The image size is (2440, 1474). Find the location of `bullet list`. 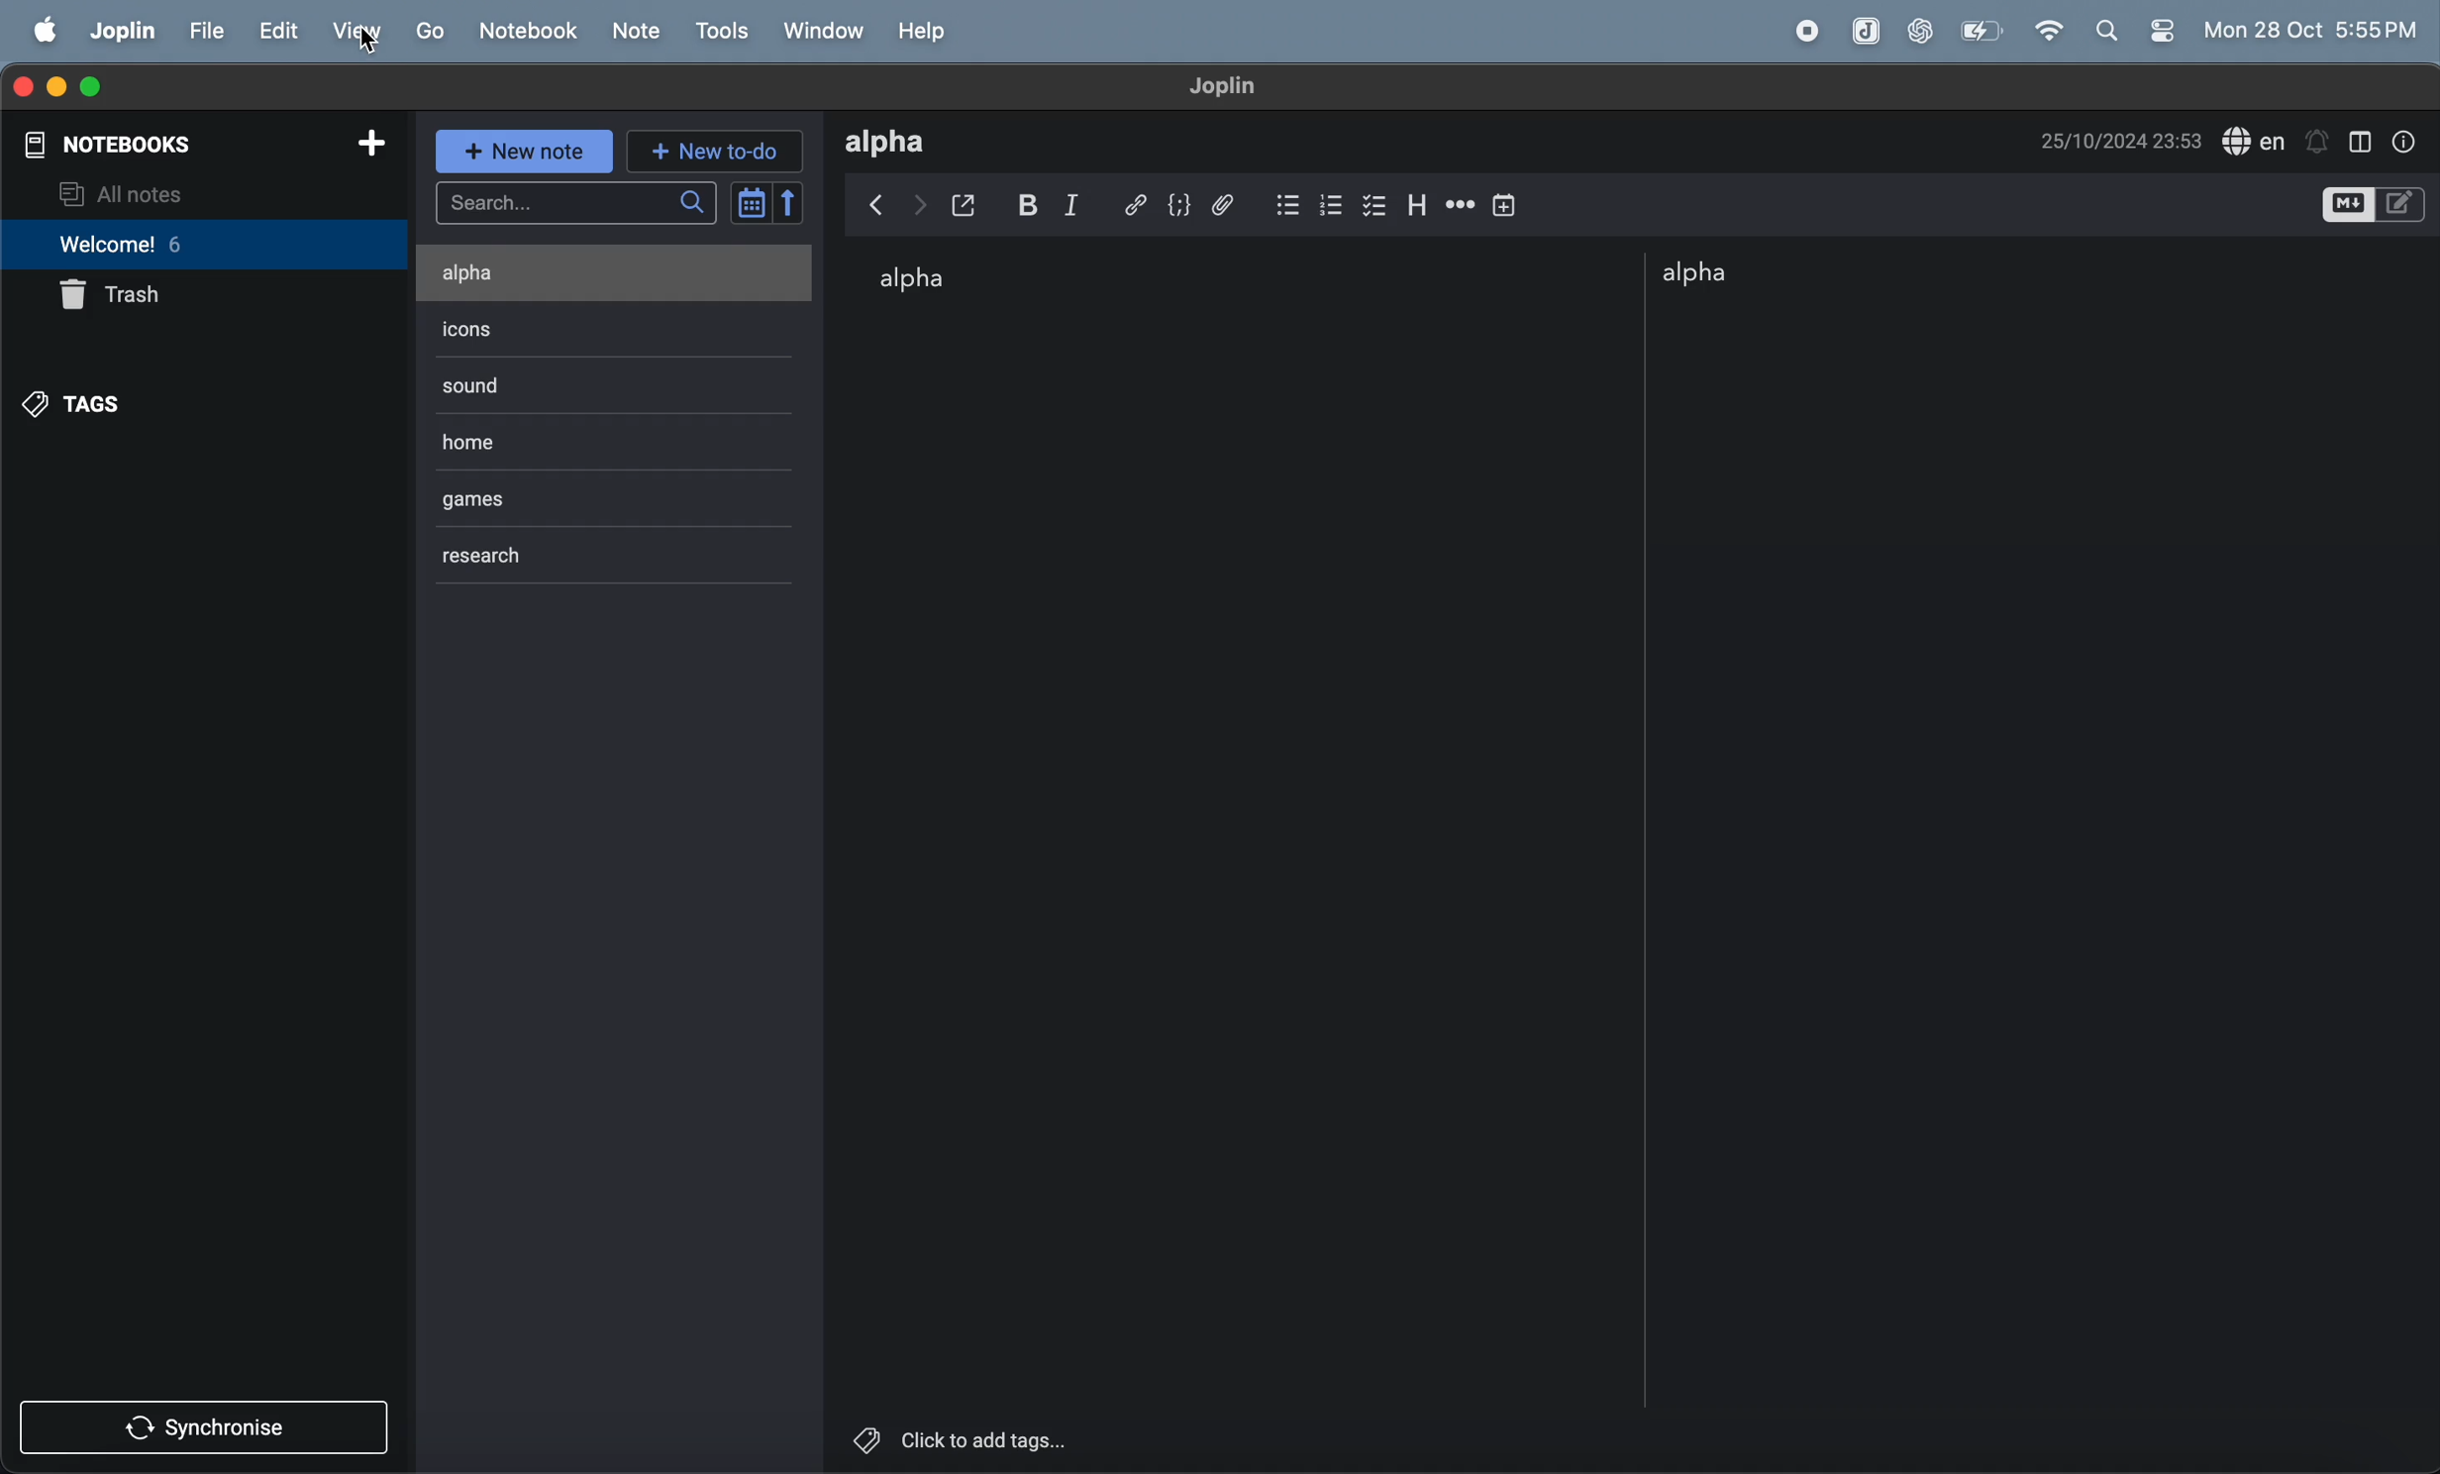

bullet list is located at coordinates (1286, 200).